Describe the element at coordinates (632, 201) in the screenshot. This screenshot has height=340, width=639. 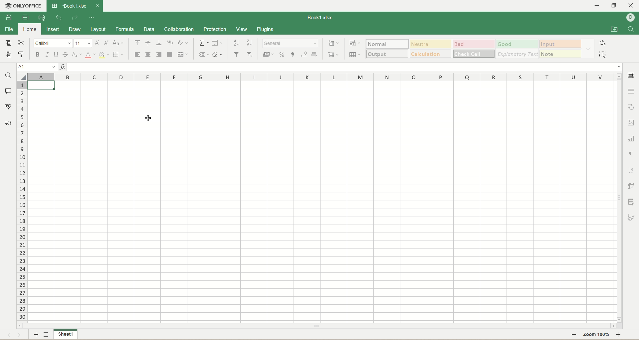
I see `slicer settings` at that location.